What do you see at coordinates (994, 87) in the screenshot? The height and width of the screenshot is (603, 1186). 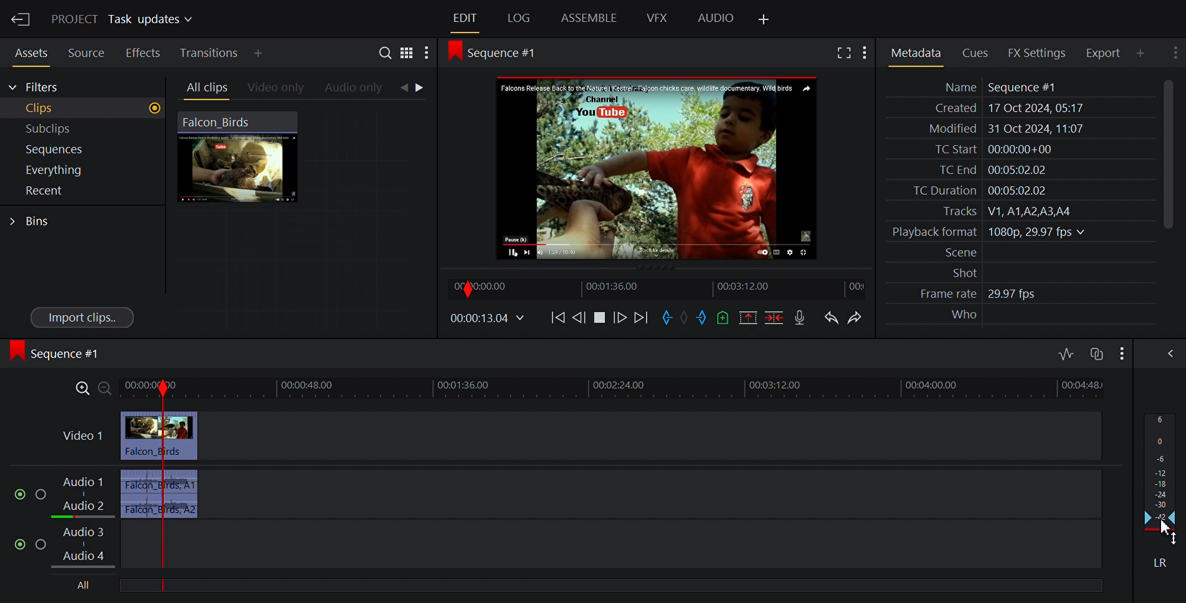 I see `Name Sequence #1` at bounding box center [994, 87].